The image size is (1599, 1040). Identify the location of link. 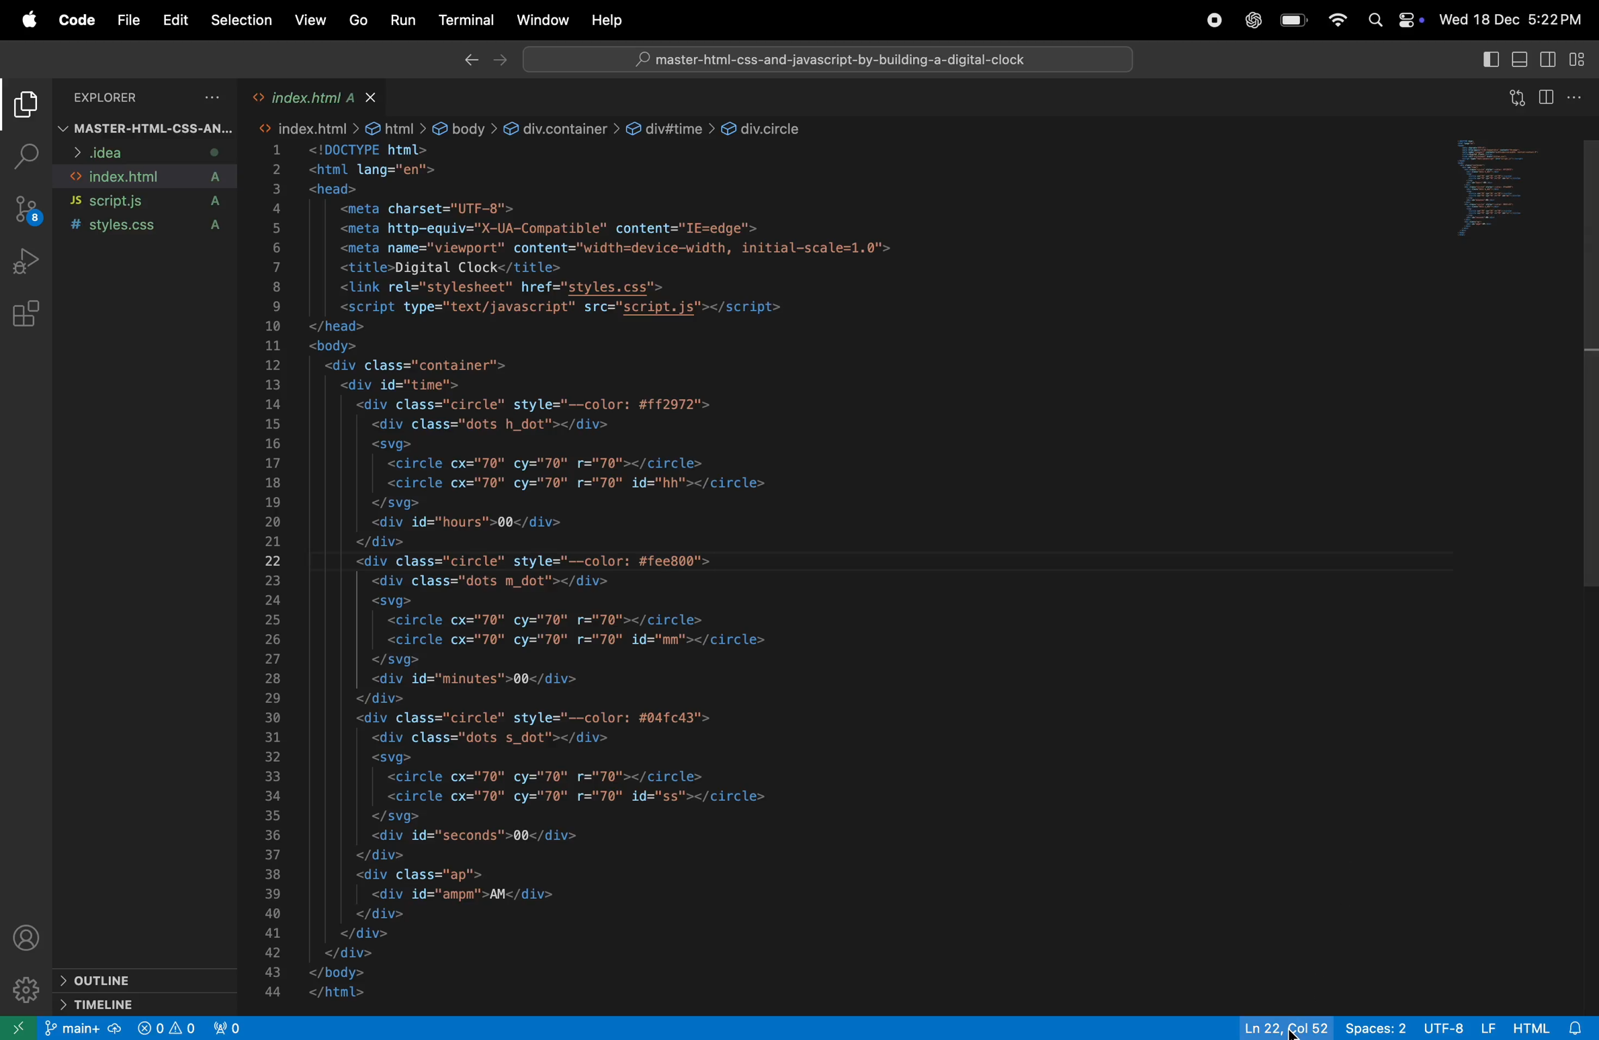
(672, 126).